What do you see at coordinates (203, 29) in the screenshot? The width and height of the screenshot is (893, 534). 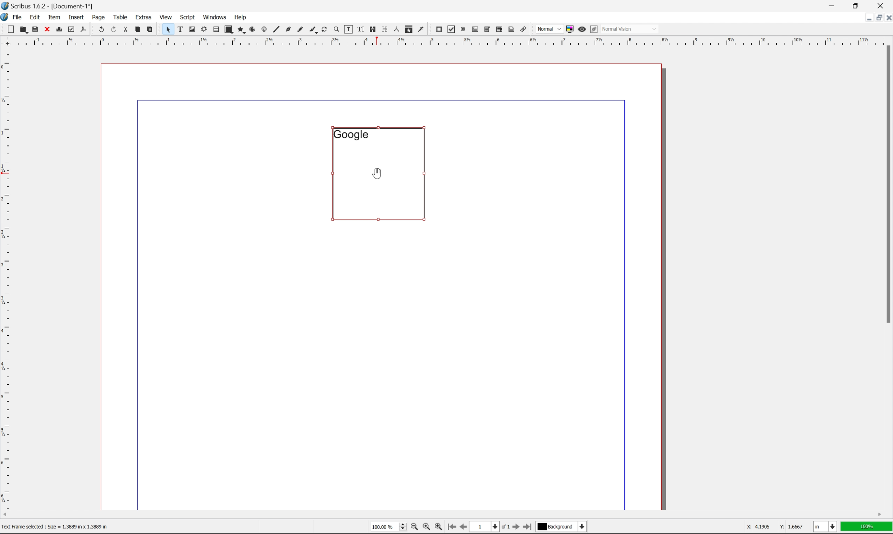 I see `render frame` at bounding box center [203, 29].